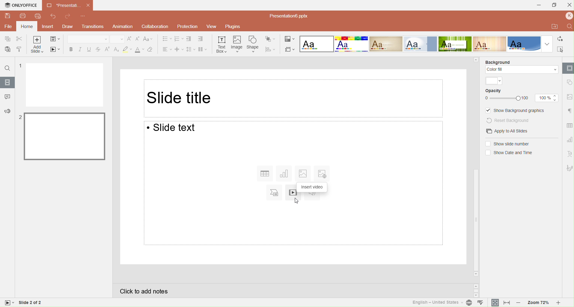  I want to click on Paragraph setting, so click(569, 111).